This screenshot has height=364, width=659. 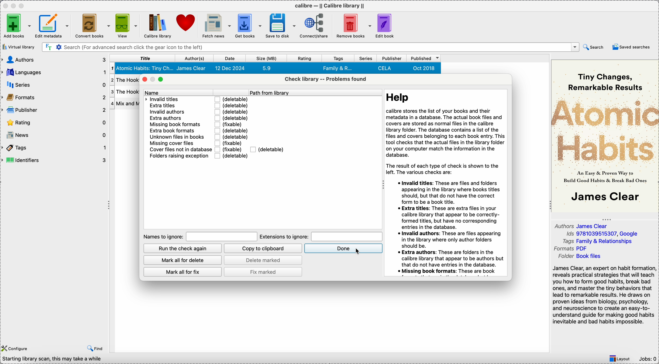 I want to click on publisher, so click(x=54, y=109).